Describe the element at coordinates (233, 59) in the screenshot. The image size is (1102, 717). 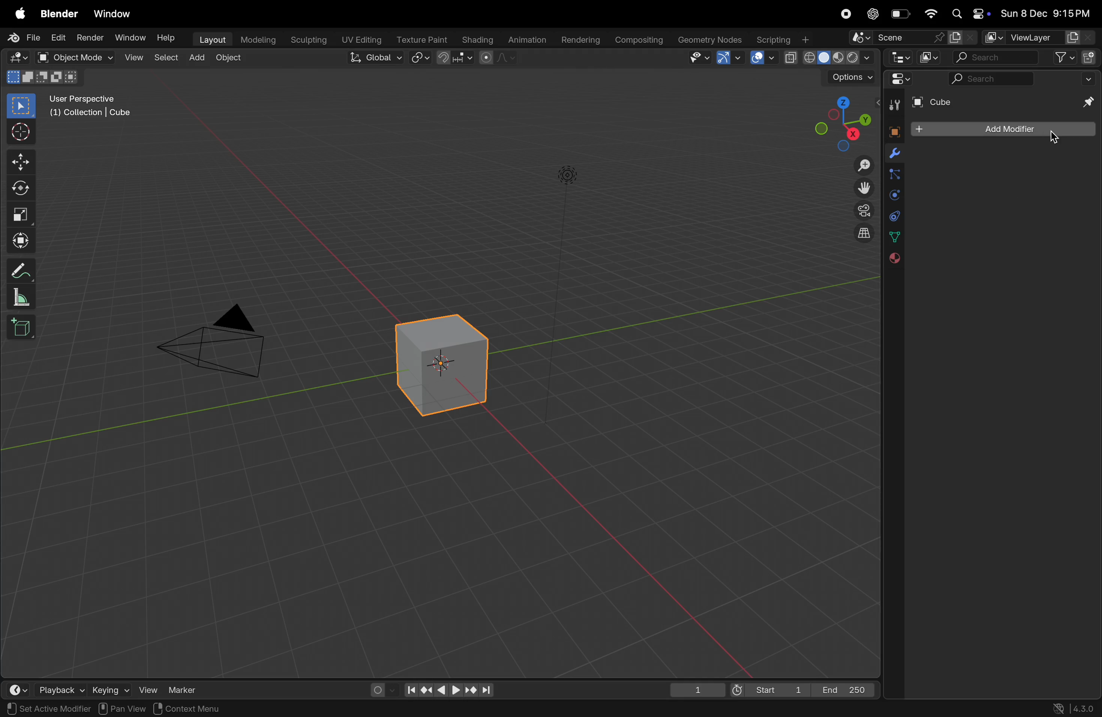
I see `object` at that location.